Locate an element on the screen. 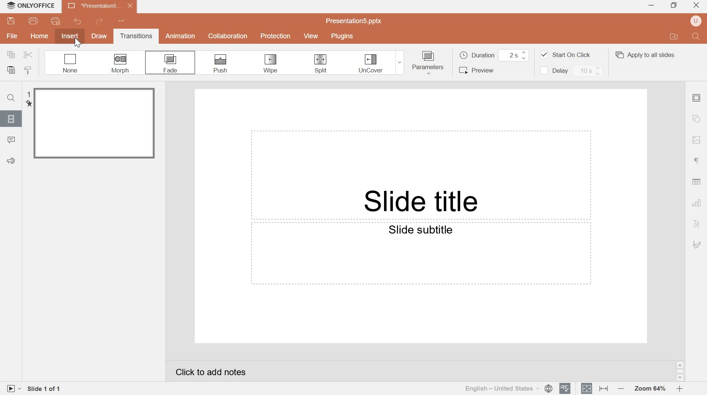  Home is located at coordinates (40, 35).